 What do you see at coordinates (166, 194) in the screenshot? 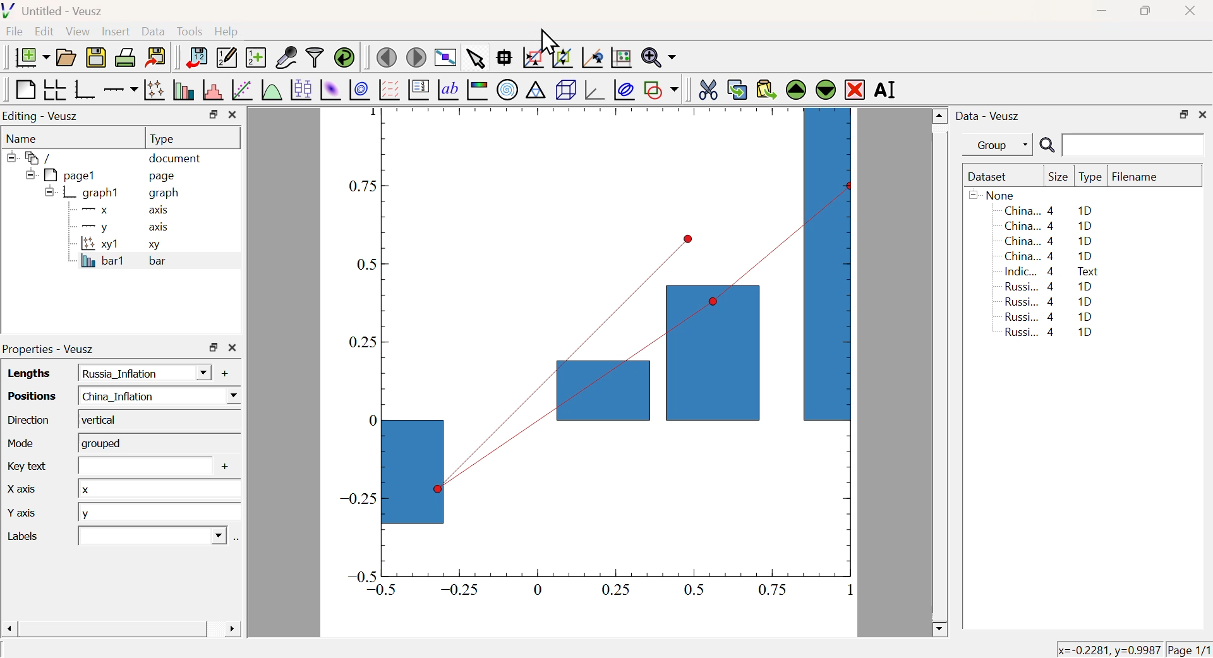
I see `graph` at bounding box center [166, 194].